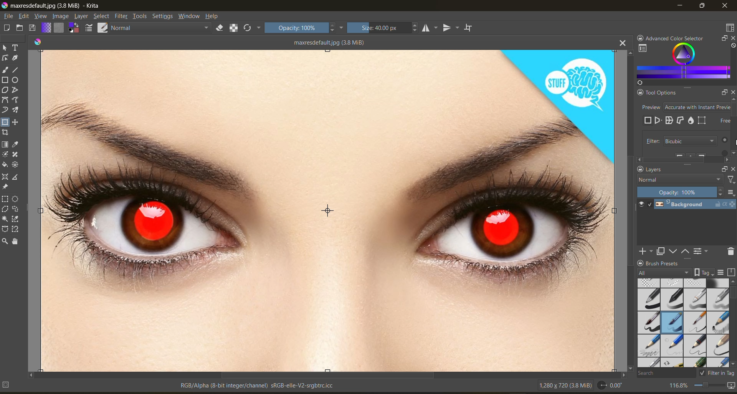  Describe the element at coordinates (681, 7) in the screenshot. I see `minimize` at that location.